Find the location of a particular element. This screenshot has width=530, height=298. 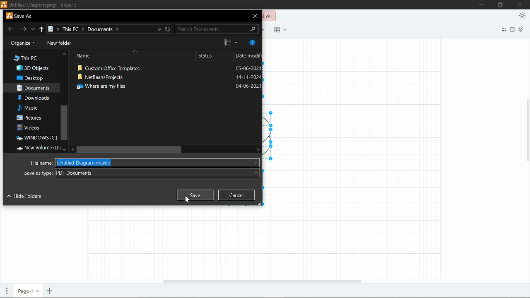

Horizomtal cursor is located at coordinates (262, 281).